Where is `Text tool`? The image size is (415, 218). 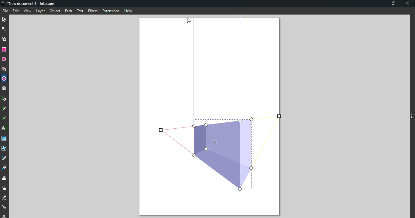
Text tool is located at coordinates (5, 129).